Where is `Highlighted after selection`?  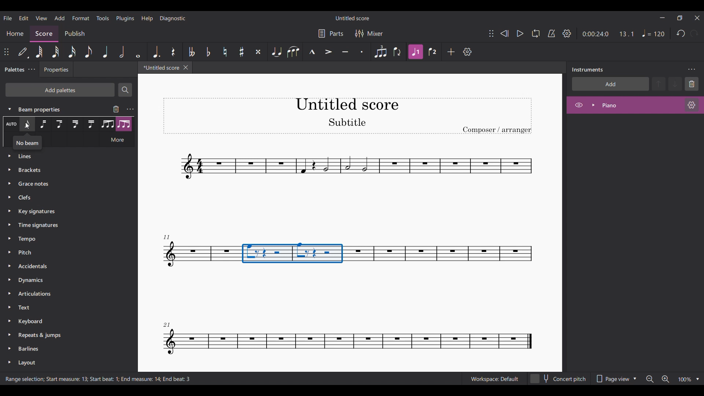
Highlighted after selection is located at coordinates (416, 52).